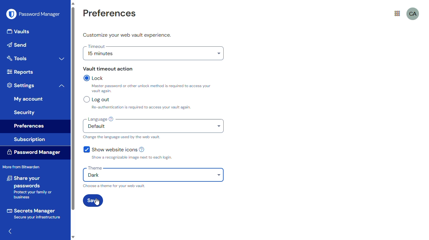 Image resolution: width=429 pixels, height=240 pixels. I want to click on Re-authentication is required to access your vault again., so click(167, 107).